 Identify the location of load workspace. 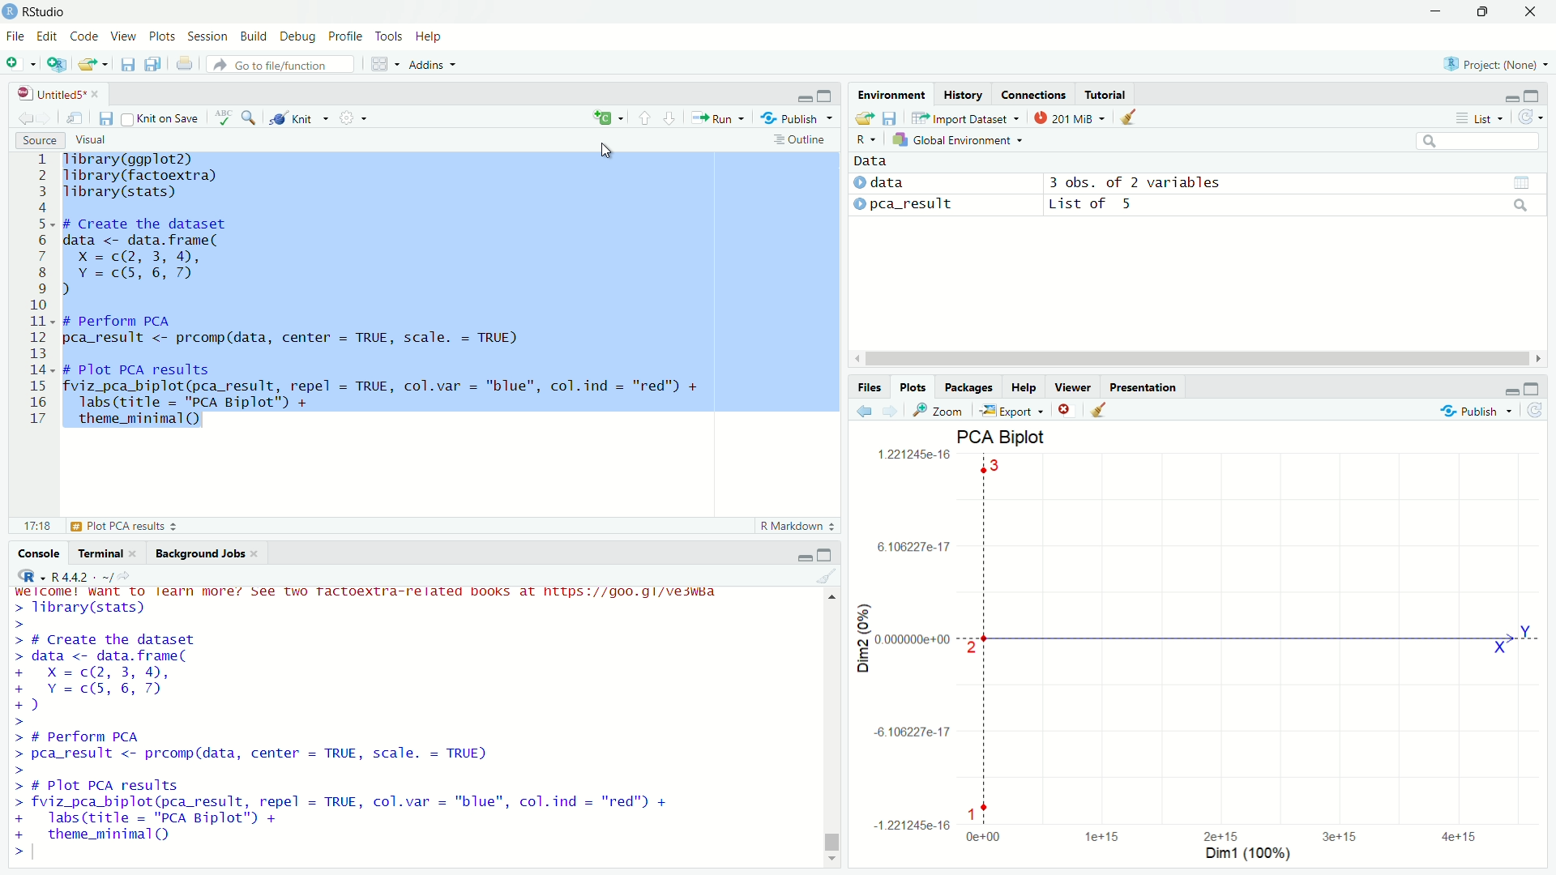
(866, 117).